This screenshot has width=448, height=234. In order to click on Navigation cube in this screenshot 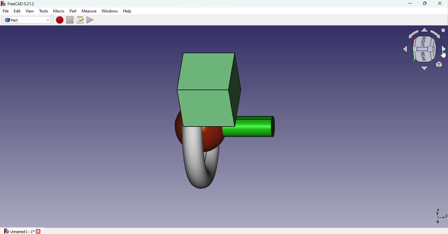, I will do `click(421, 50)`.